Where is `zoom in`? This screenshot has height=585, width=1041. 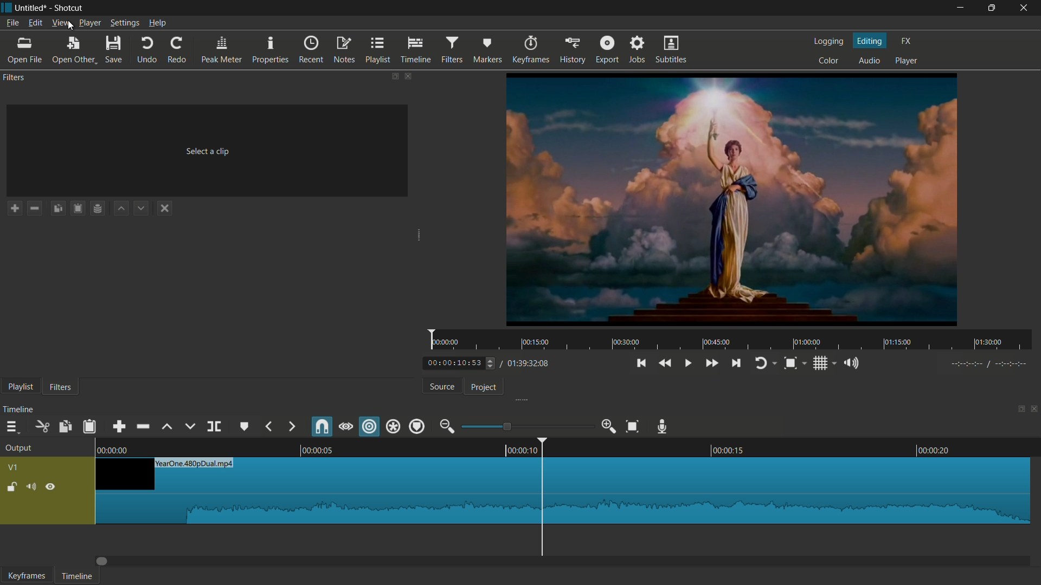 zoom in is located at coordinates (610, 427).